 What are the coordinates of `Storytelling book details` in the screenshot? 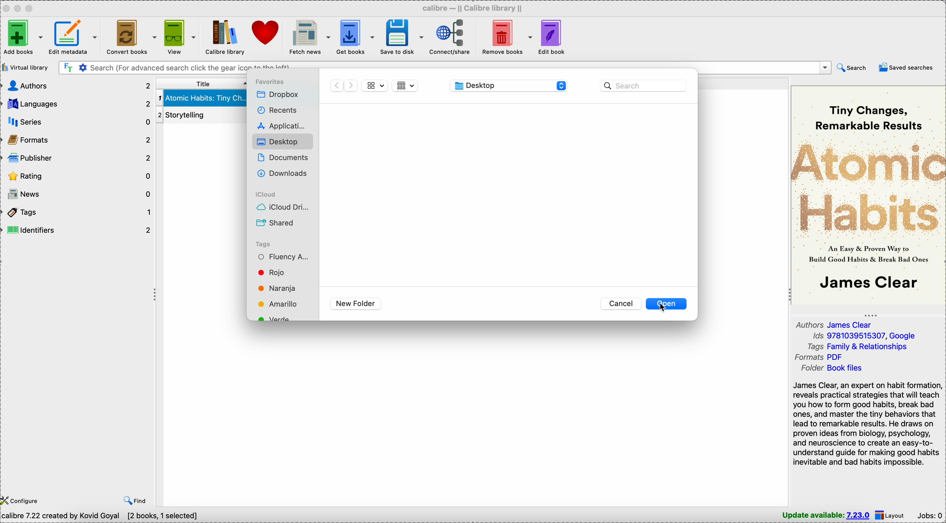 It's located at (201, 116).